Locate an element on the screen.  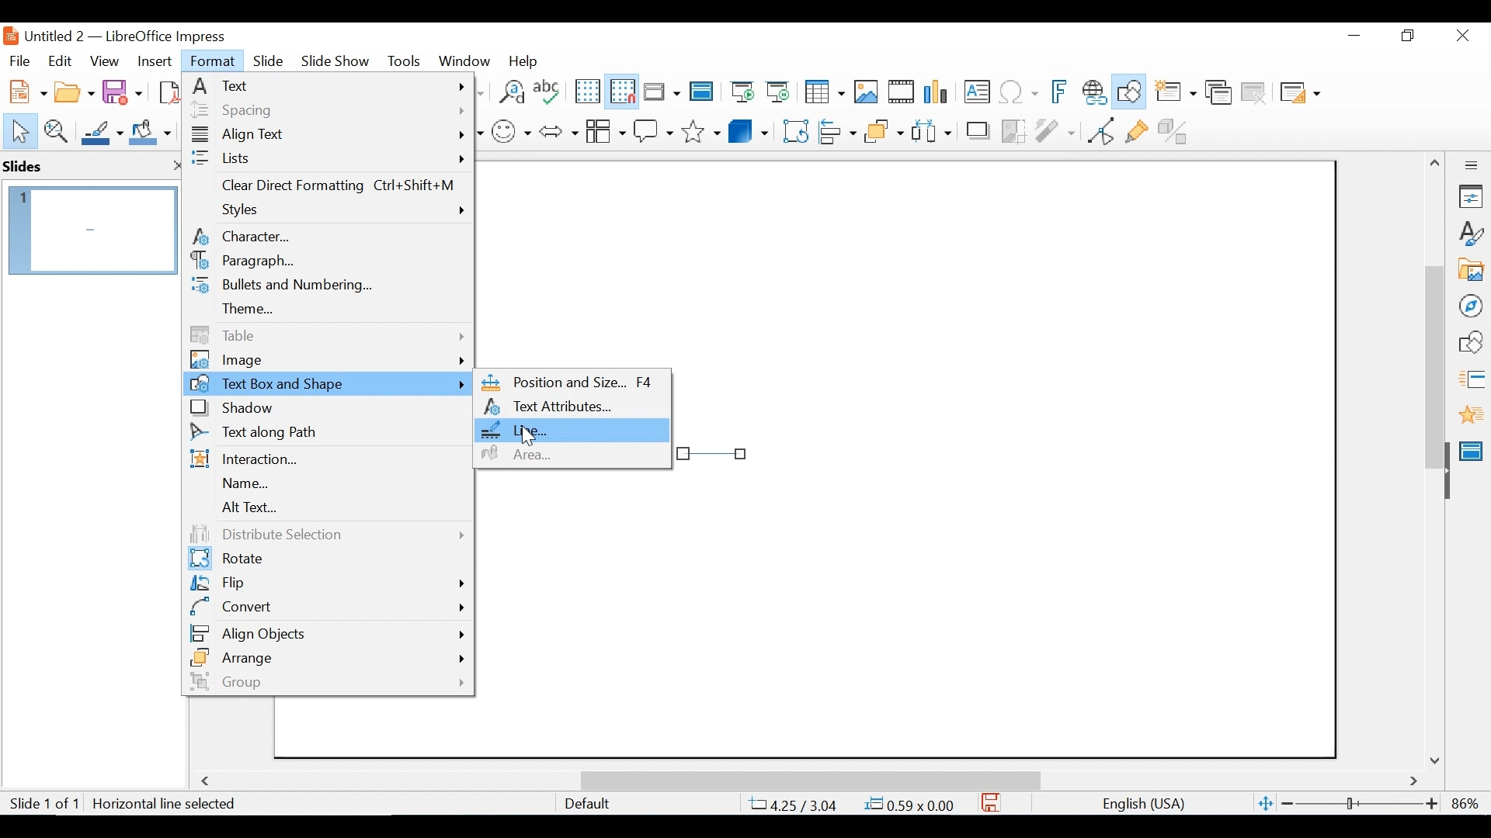
Find and Replace is located at coordinates (511, 92).